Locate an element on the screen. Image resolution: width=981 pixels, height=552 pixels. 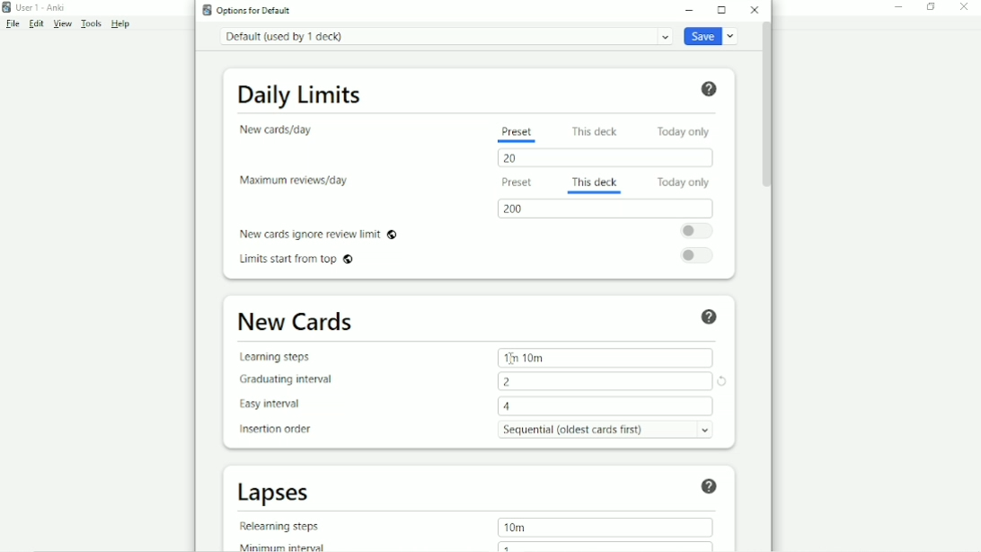
Today only is located at coordinates (683, 182).